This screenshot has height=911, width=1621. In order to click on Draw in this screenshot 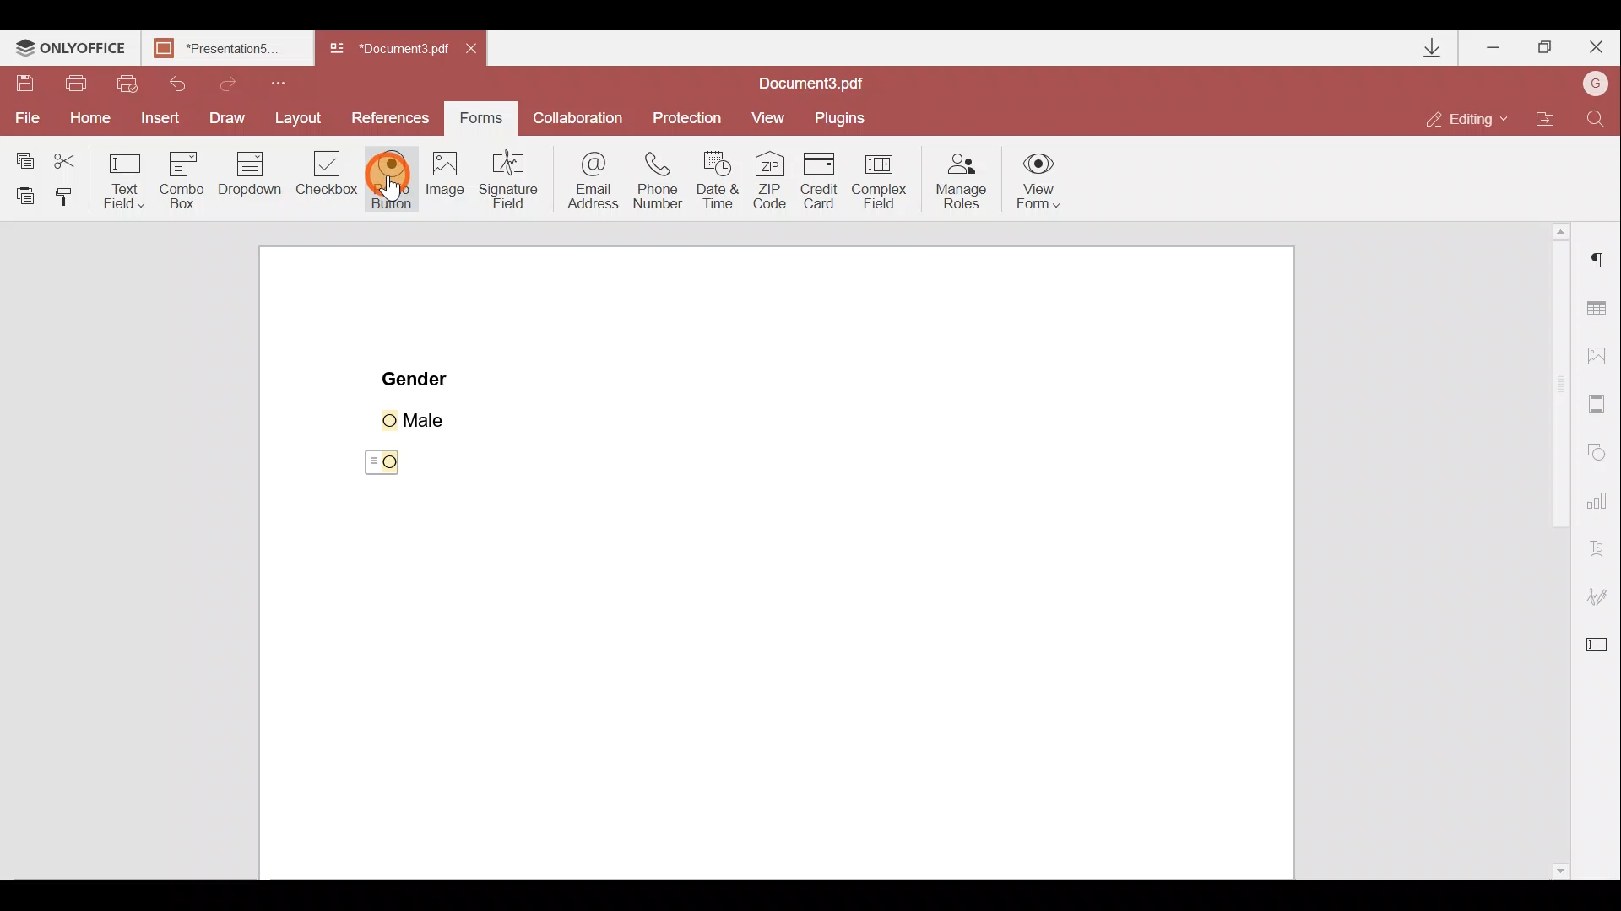, I will do `click(227, 116)`.